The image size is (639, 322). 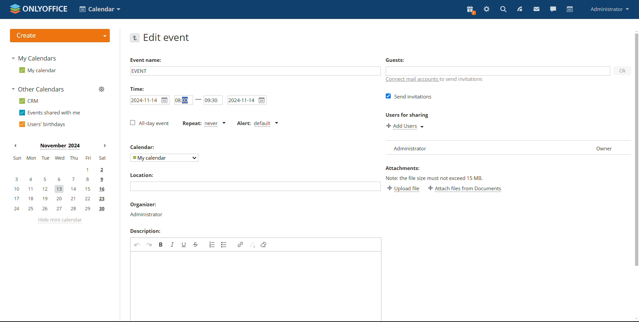 I want to click on present, so click(x=470, y=10).